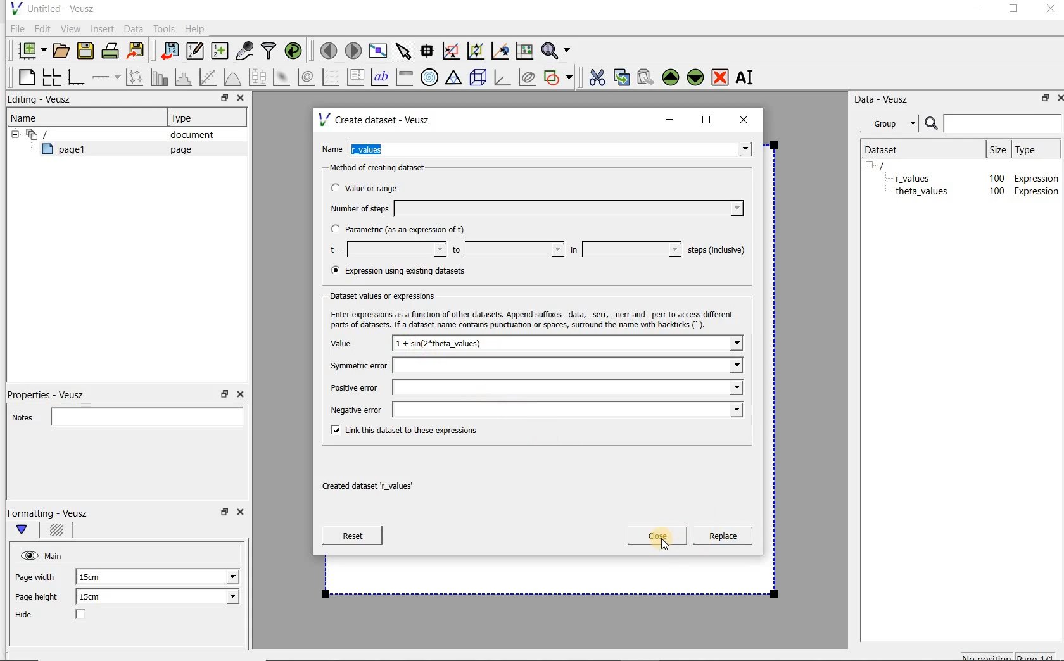 The image size is (1064, 661). What do you see at coordinates (352, 536) in the screenshot?
I see `Reset` at bounding box center [352, 536].